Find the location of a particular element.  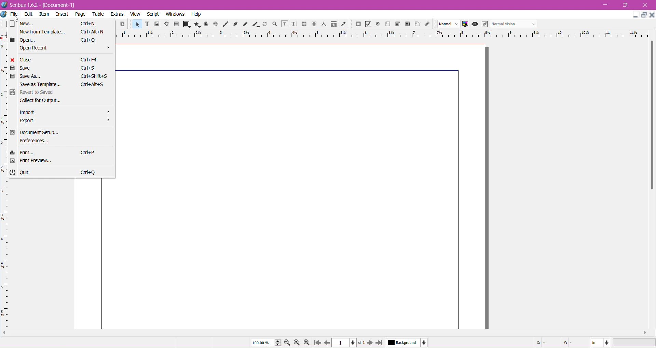

Zoom out by the stepping value in Tools preferences is located at coordinates (287, 343).